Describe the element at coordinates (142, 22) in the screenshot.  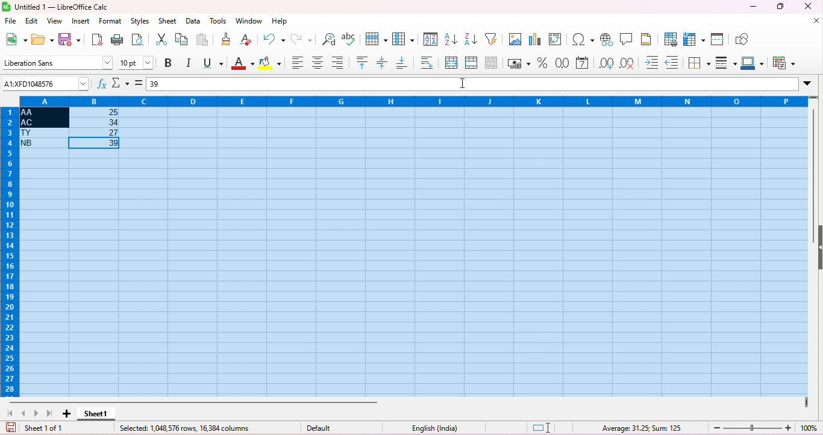
I see `styles` at that location.